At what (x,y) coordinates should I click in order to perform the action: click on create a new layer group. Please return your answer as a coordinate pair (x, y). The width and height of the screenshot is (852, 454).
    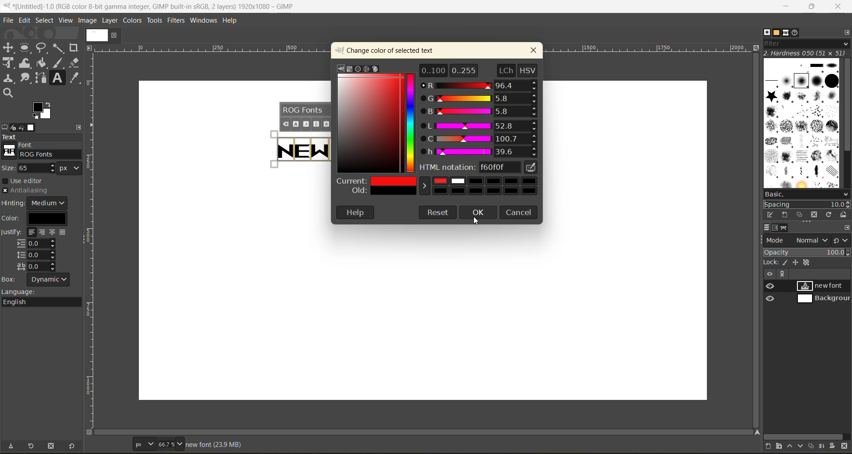
    Looking at the image, I should click on (782, 445).